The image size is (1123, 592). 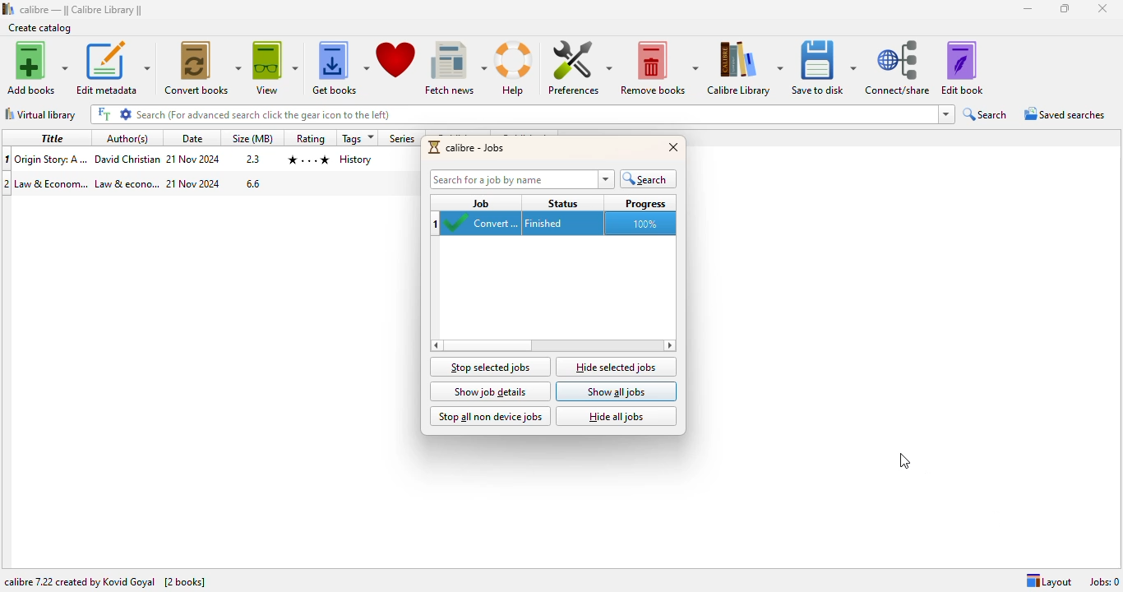 I want to click on size in mbs, so click(x=252, y=160).